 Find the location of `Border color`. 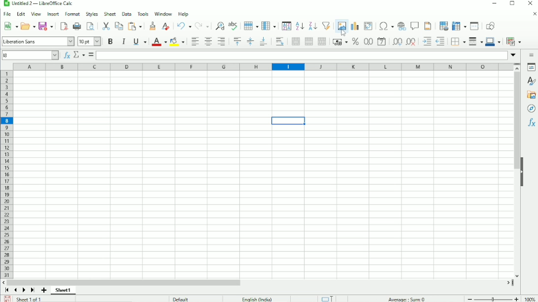

Border color is located at coordinates (494, 42).